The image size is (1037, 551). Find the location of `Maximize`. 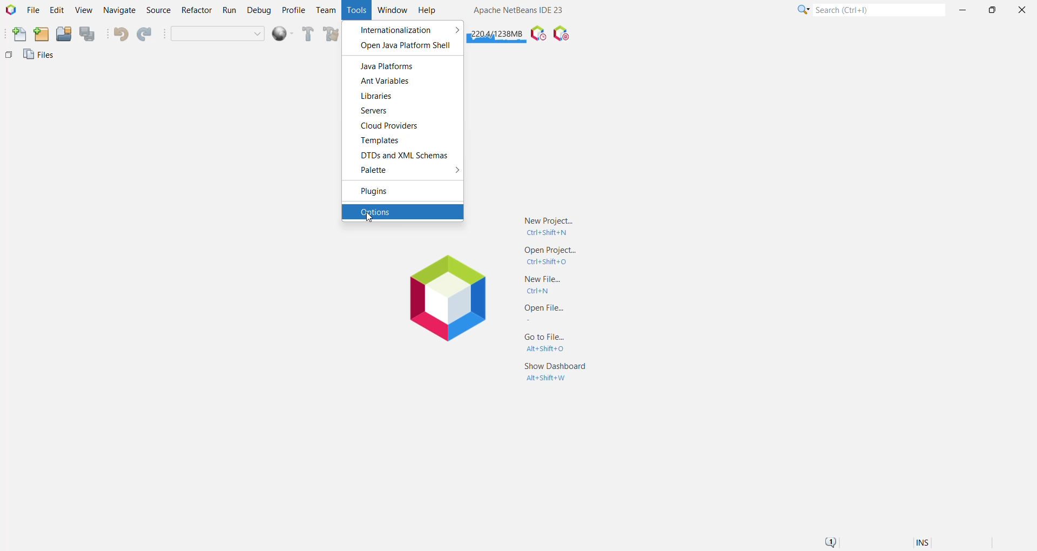

Maximize is located at coordinates (994, 9).